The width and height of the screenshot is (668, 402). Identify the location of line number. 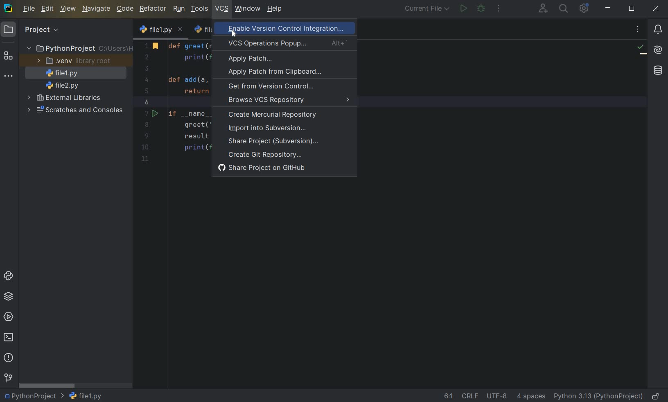
(148, 102).